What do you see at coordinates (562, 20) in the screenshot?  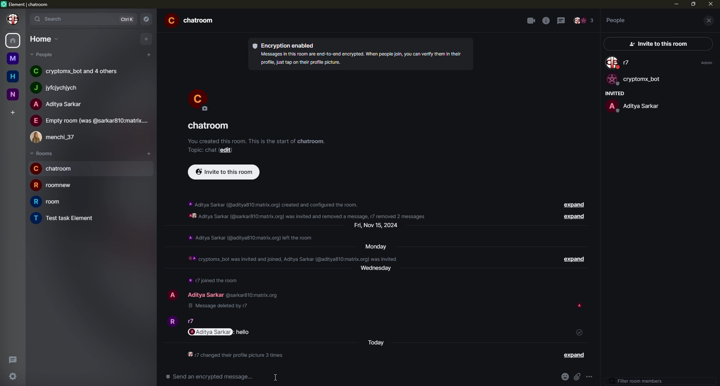 I see `threads` at bounding box center [562, 20].